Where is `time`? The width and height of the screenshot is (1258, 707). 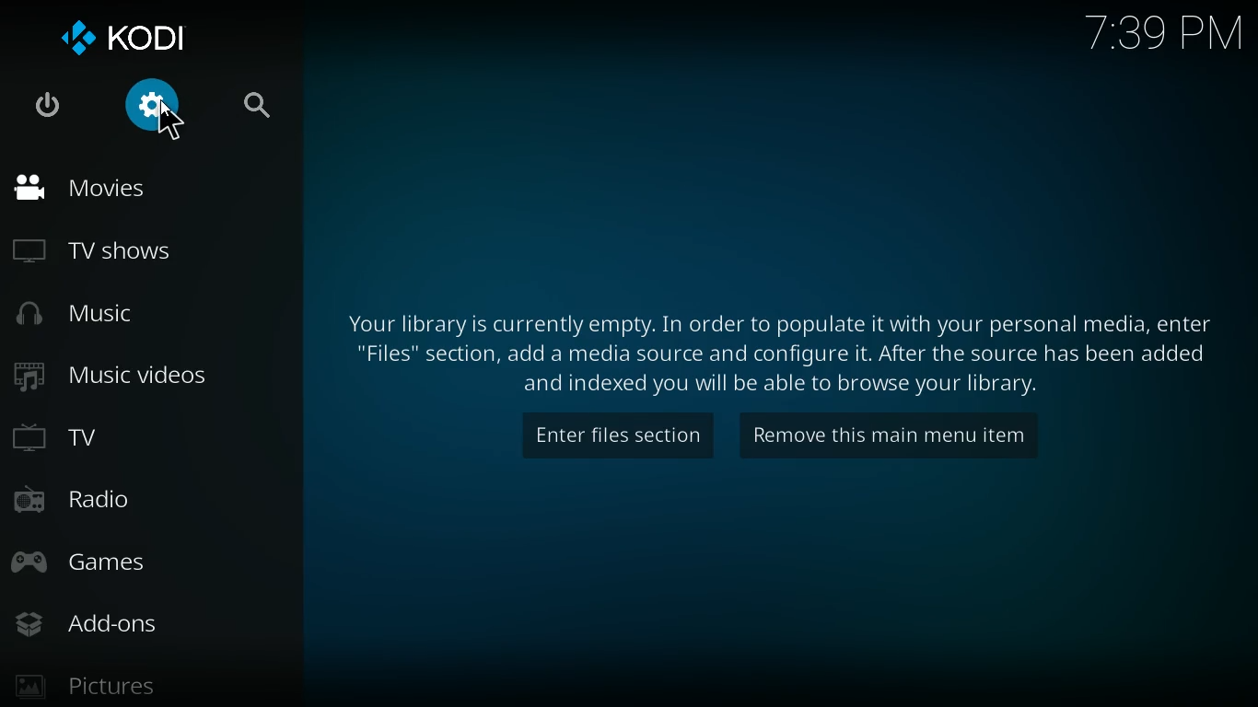 time is located at coordinates (1153, 39).